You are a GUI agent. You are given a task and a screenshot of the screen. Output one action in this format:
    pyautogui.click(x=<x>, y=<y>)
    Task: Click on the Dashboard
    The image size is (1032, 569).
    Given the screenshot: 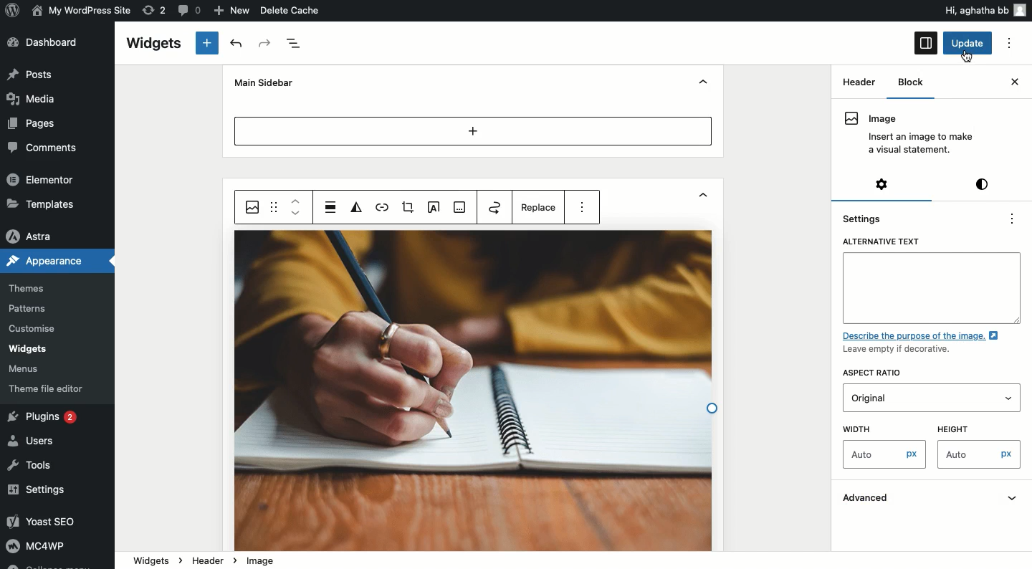 What is the action you would take?
    pyautogui.click(x=48, y=42)
    